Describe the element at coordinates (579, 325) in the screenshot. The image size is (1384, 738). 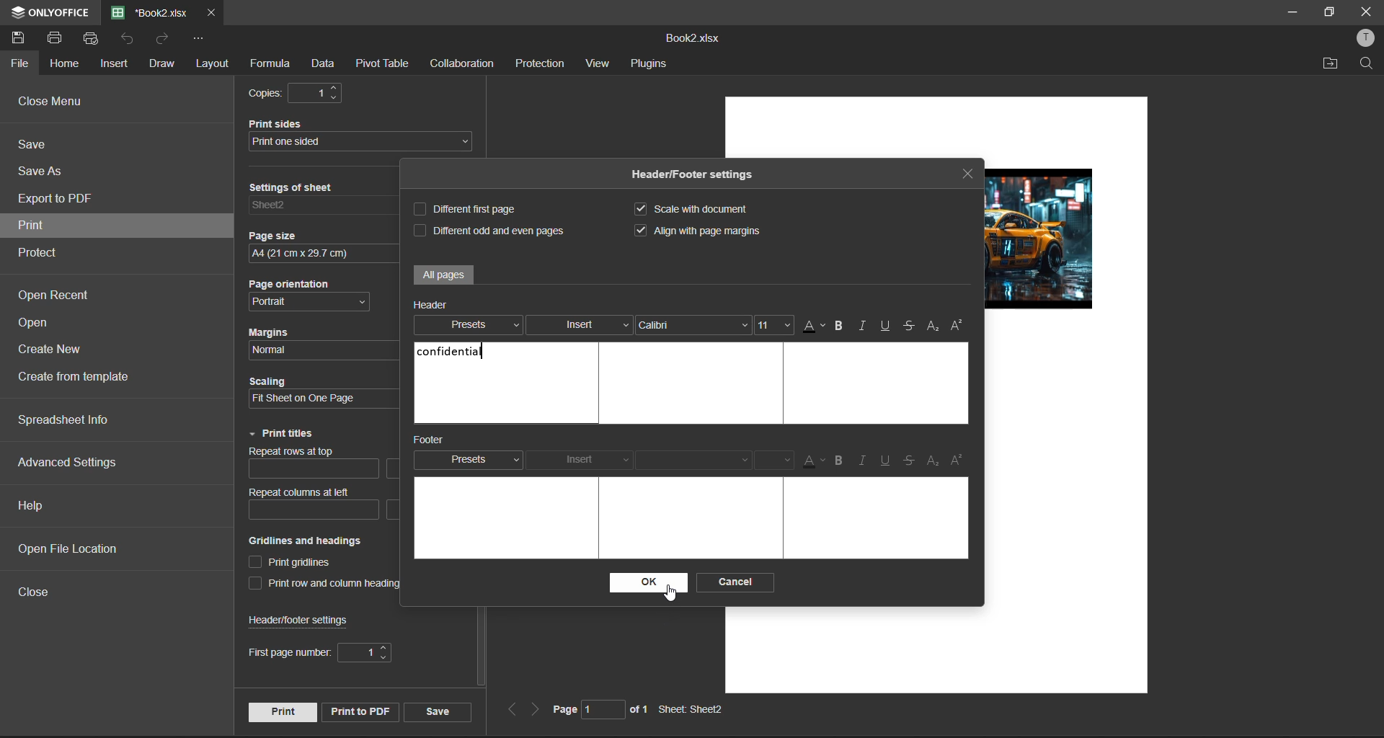
I see `insert` at that location.